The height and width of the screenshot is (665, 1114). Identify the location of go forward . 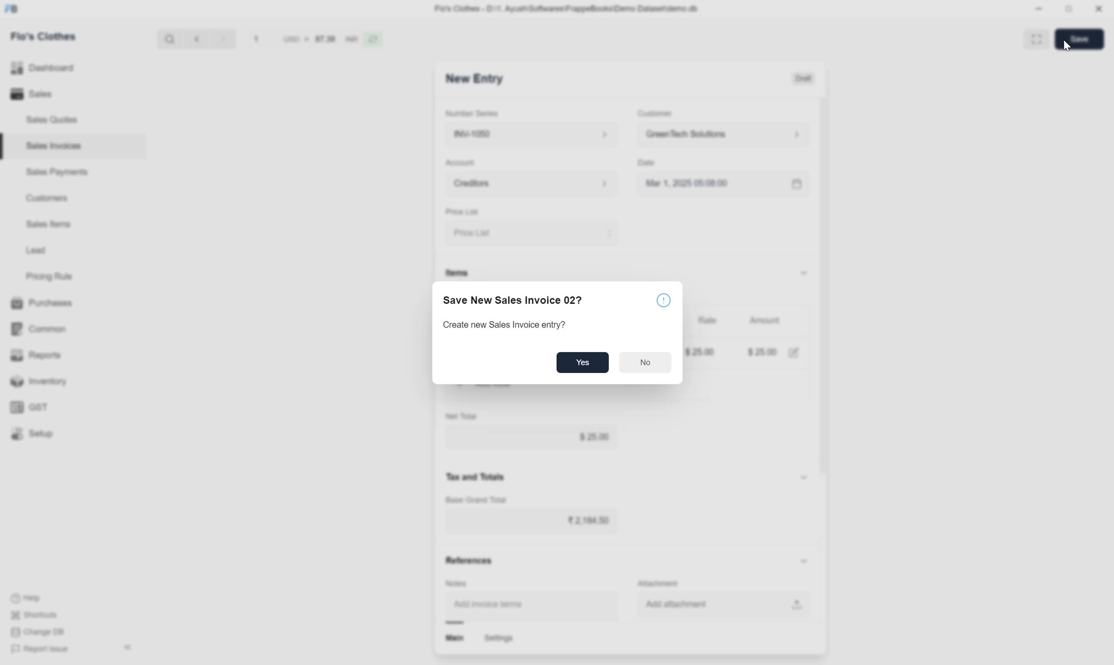
(221, 41).